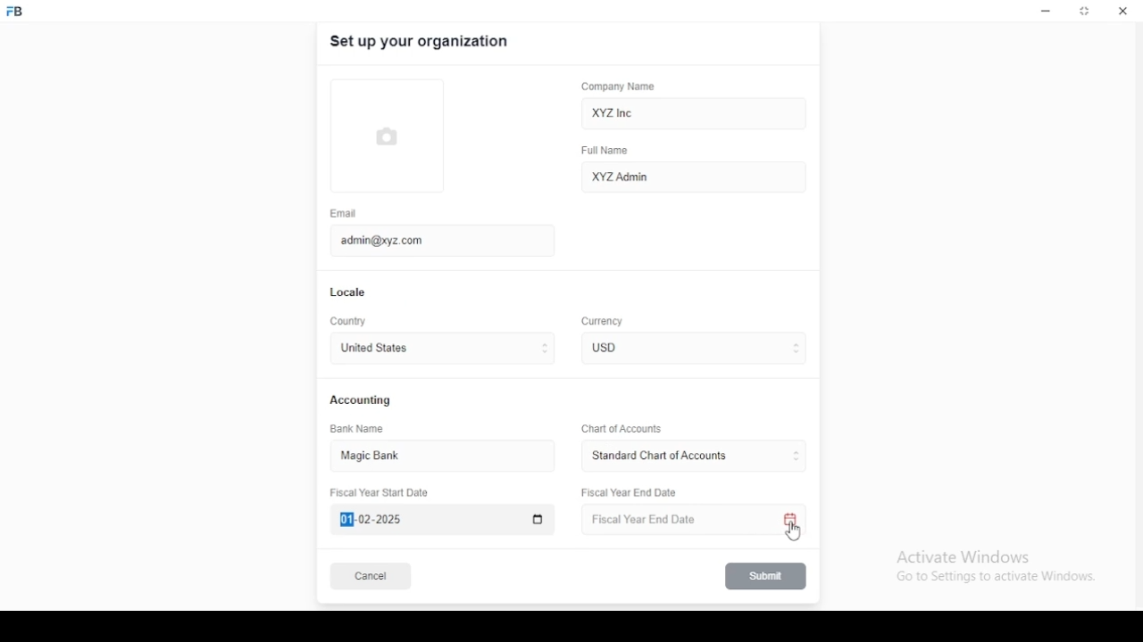  I want to click on united states, so click(373, 350).